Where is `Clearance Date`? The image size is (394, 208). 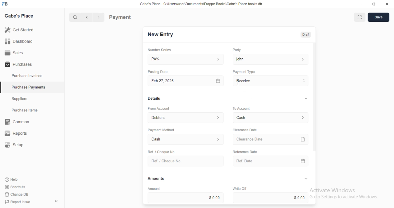
Clearance Date is located at coordinates (271, 140).